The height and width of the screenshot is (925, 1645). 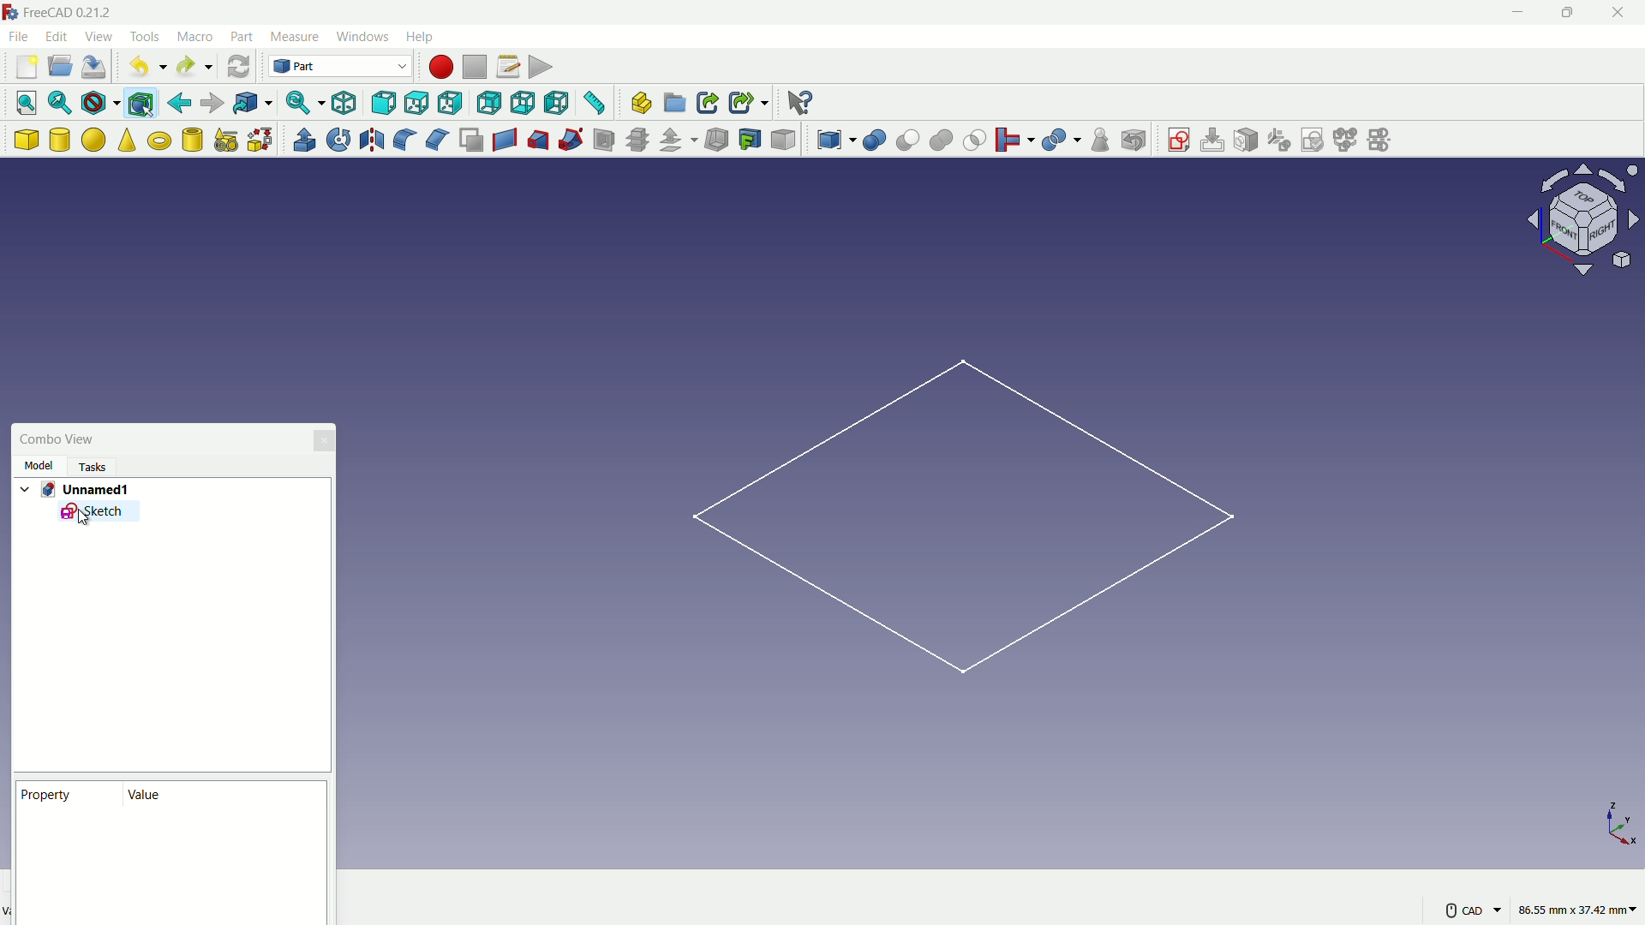 What do you see at coordinates (876, 140) in the screenshot?
I see `boolean` at bounding box center [876, 140].